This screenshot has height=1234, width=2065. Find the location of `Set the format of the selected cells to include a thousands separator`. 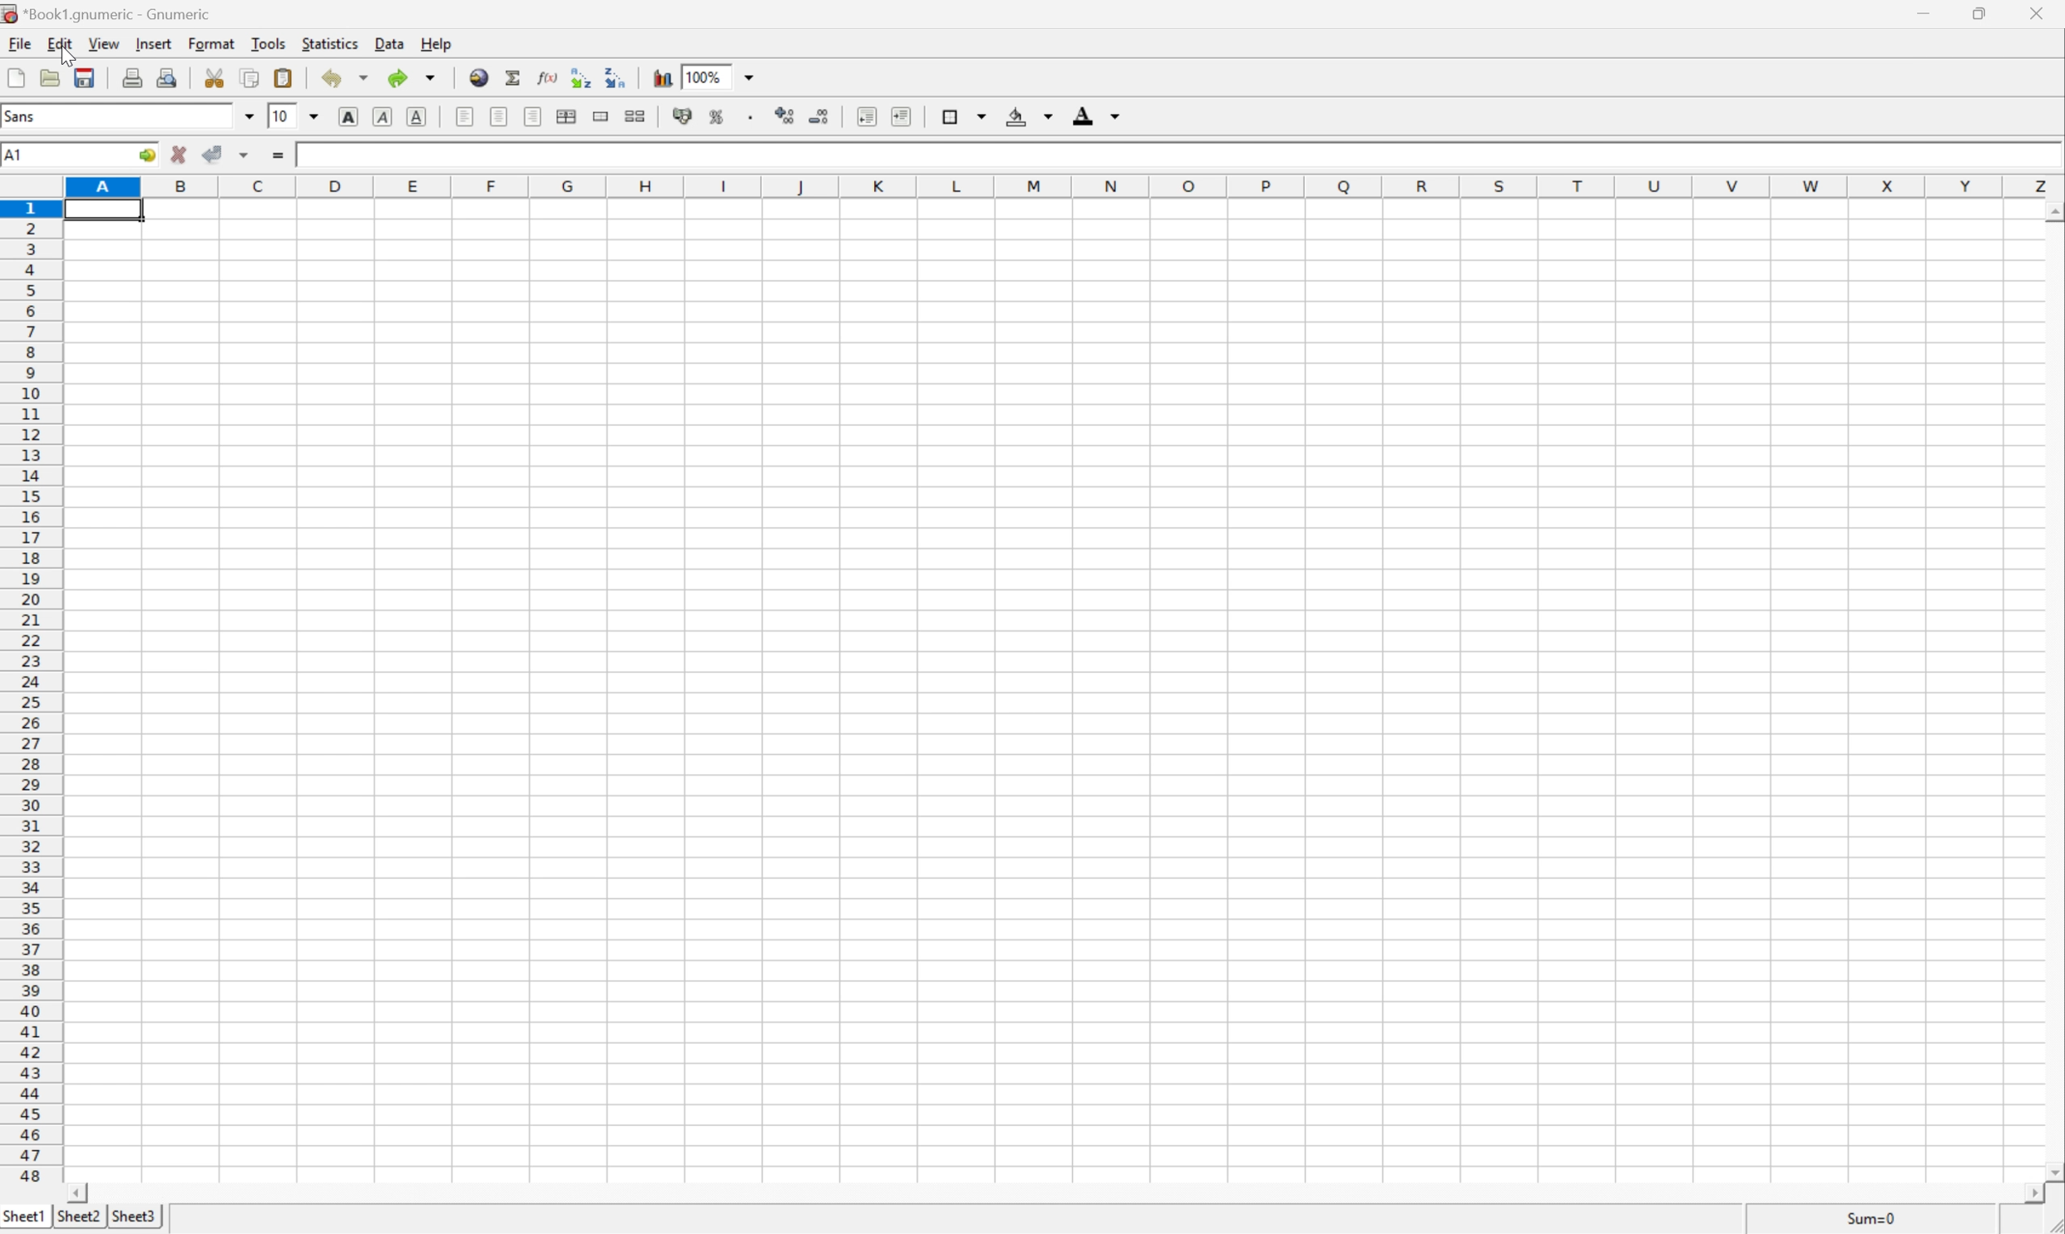

Set the format of the selected cells to include a thousands separator is located at coordinates (748, 118).